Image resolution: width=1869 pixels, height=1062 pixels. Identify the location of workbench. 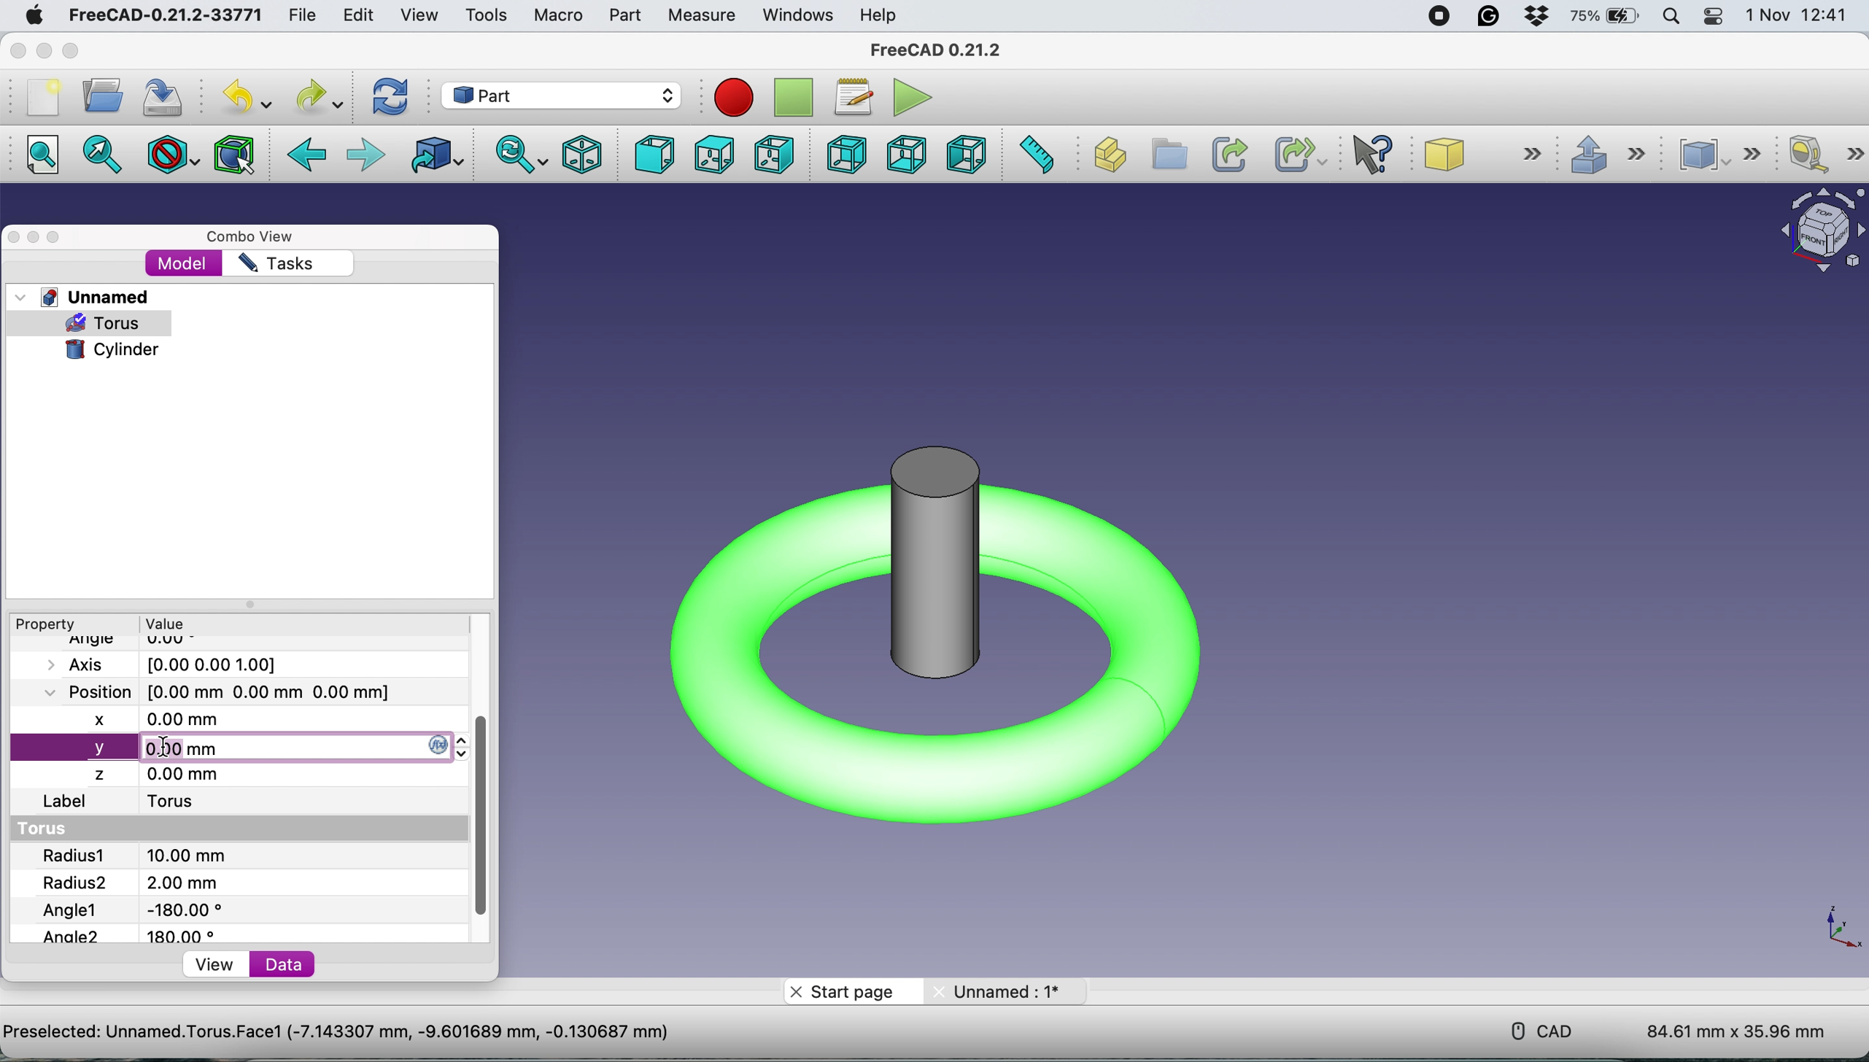
(561, 94).